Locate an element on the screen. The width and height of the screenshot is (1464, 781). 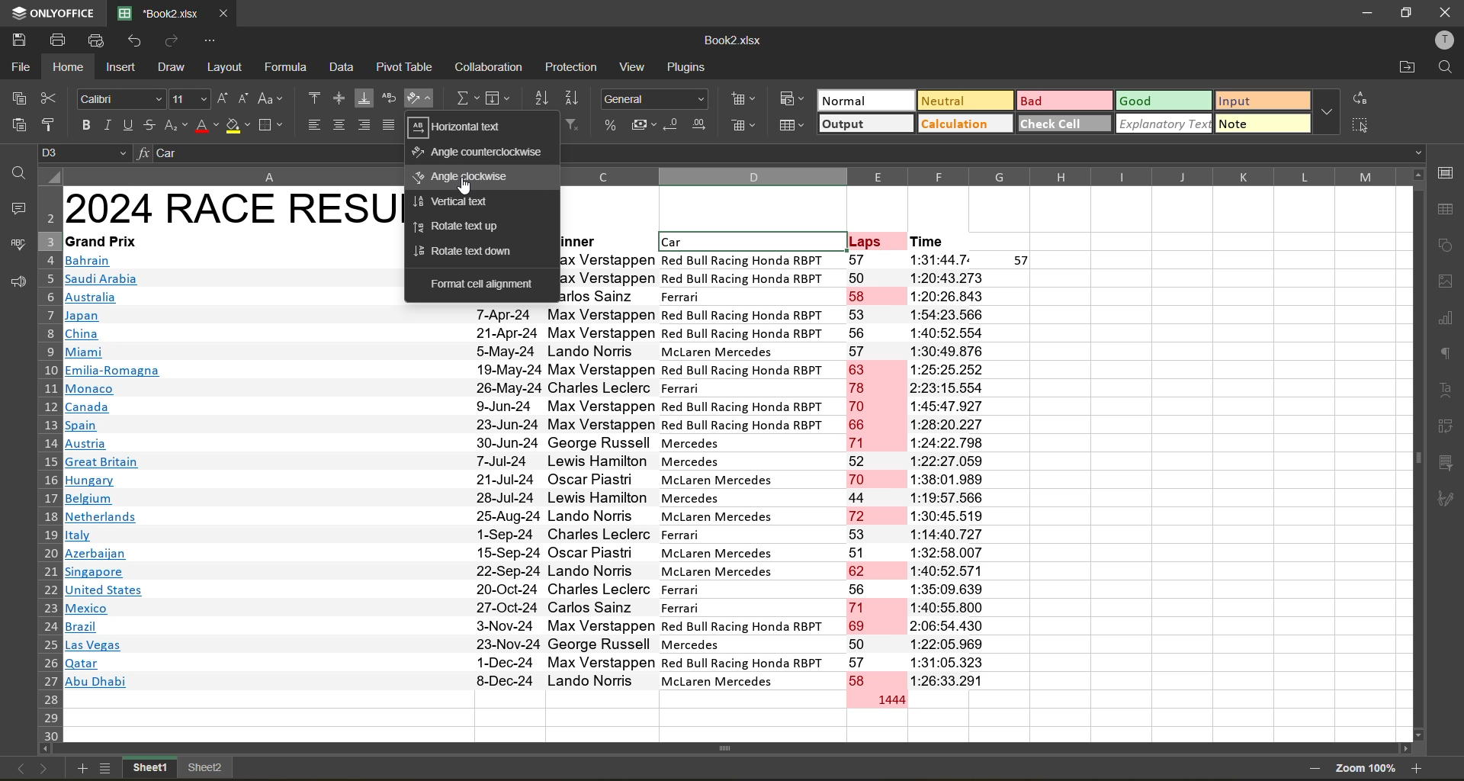
insert is located at coordinates (120, 66).